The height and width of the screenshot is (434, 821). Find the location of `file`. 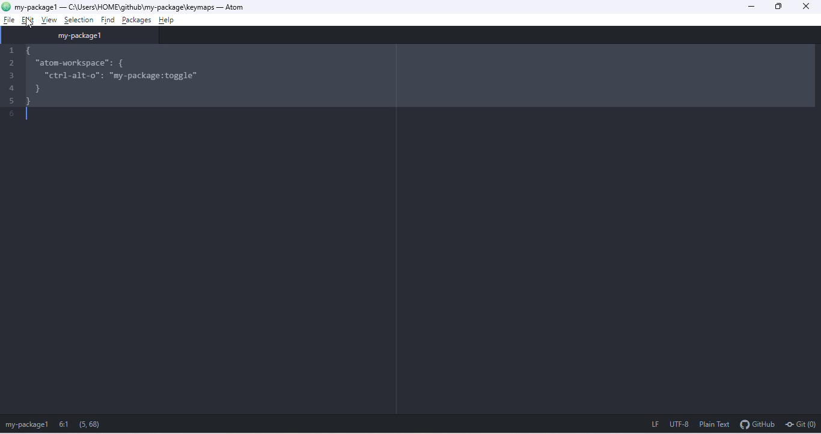

file is located at coordinates (7, 20).